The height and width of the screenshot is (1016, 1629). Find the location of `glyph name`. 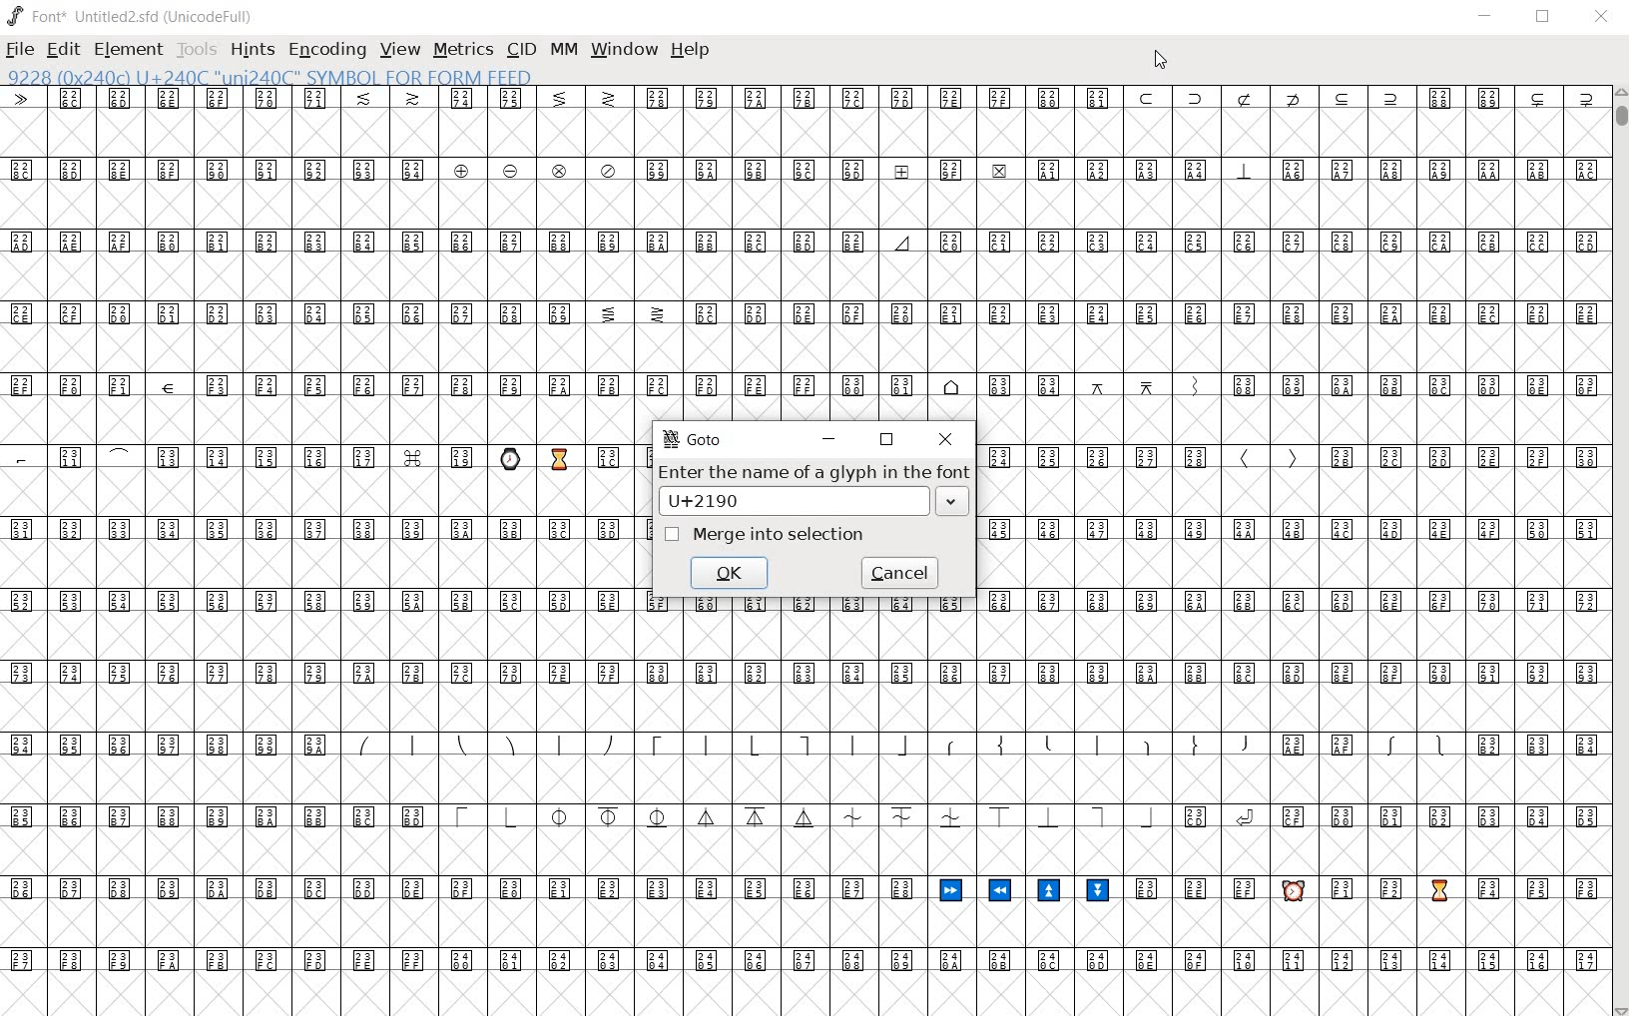

glyph name is located at coordinates (270, 76).